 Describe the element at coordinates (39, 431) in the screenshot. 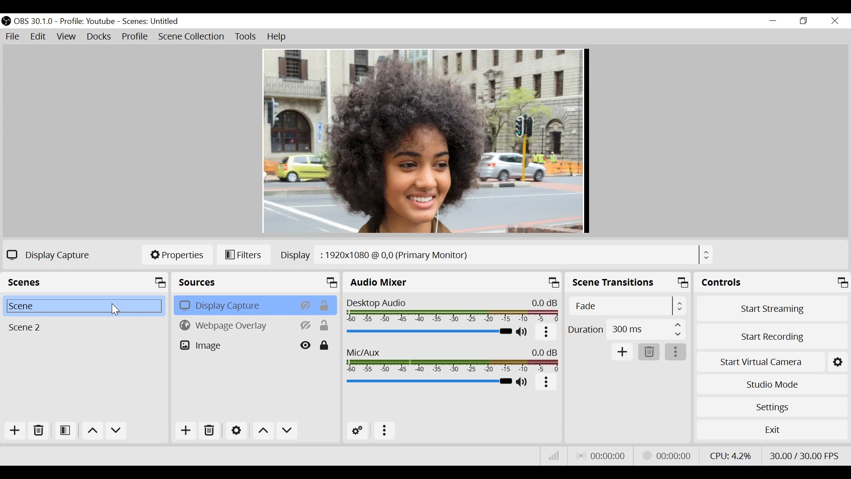

I see `Delete` at that location.